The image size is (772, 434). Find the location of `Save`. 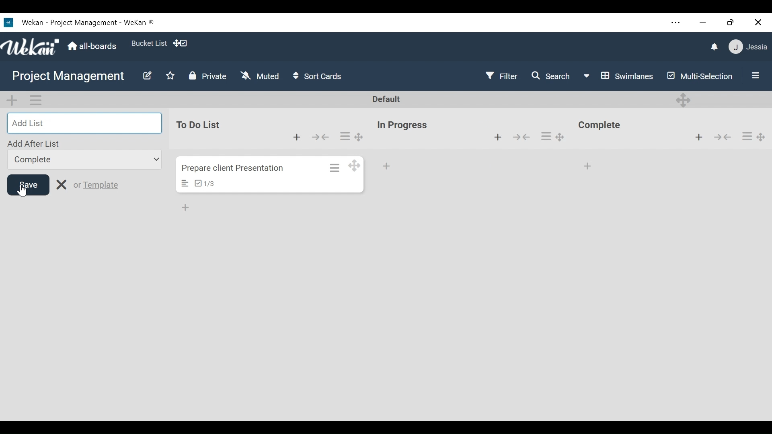

Save is located at coordinates (28, 184).